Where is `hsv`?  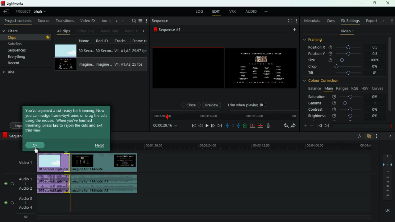
hsv is located at coordinates (364, 88).